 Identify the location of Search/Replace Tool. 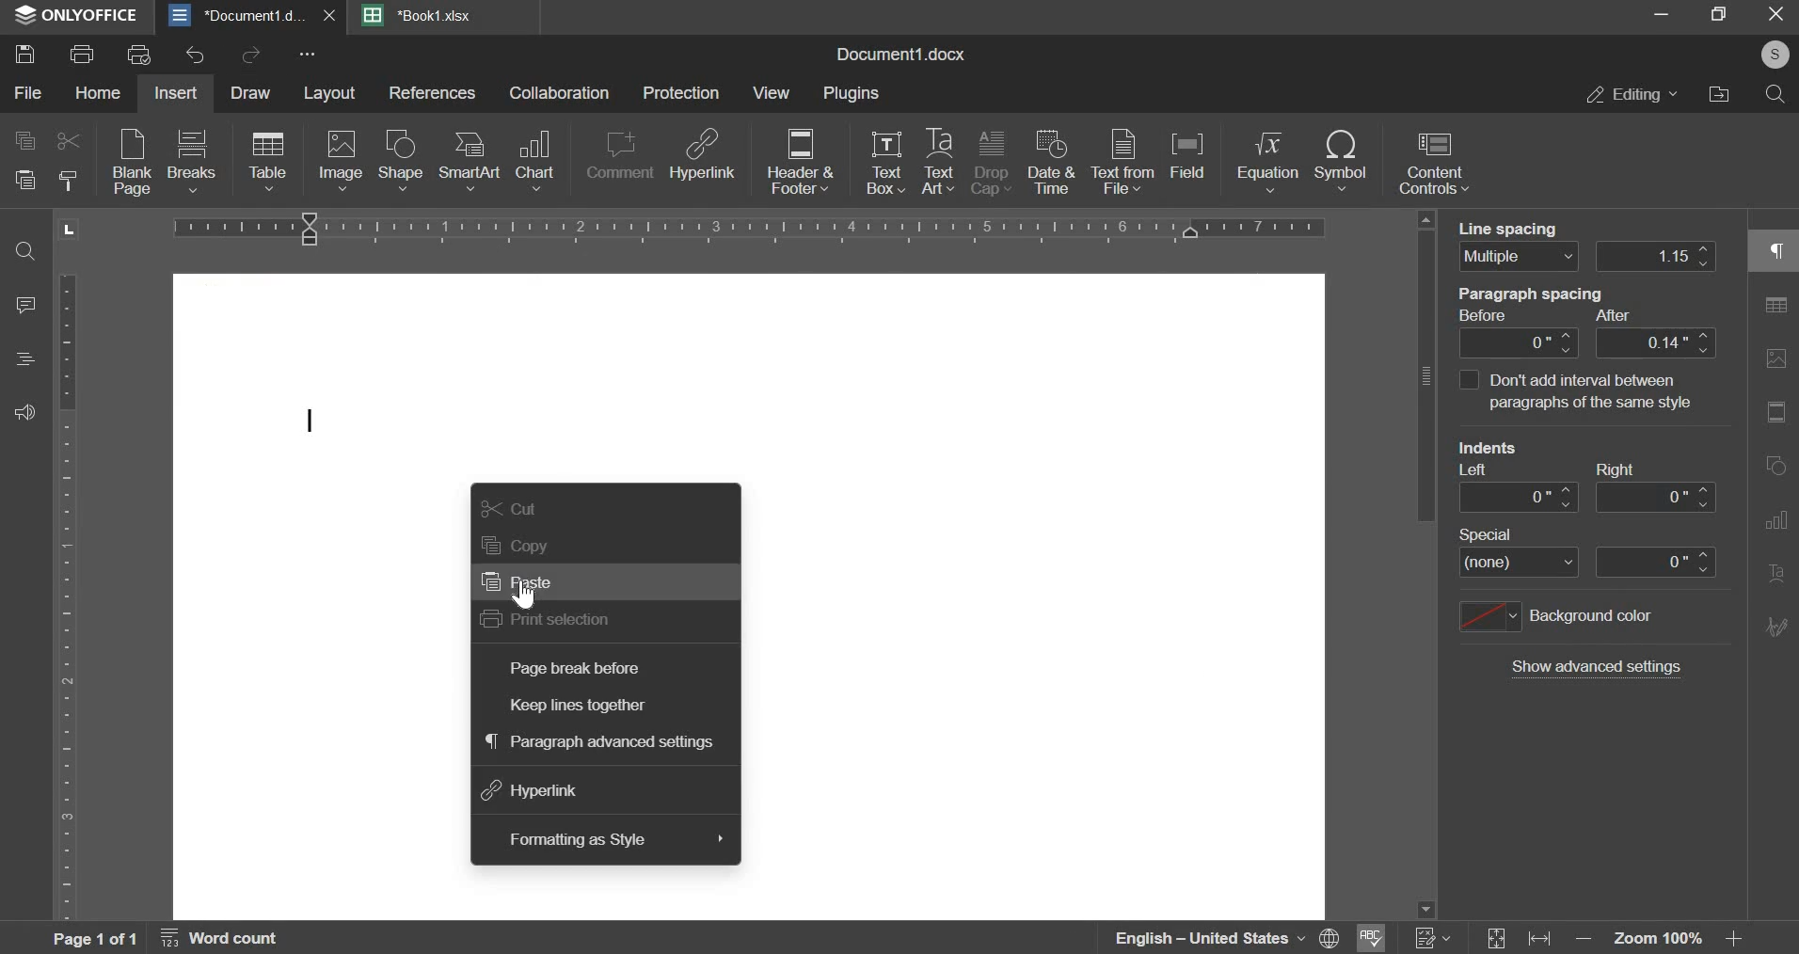
(1775, 307).